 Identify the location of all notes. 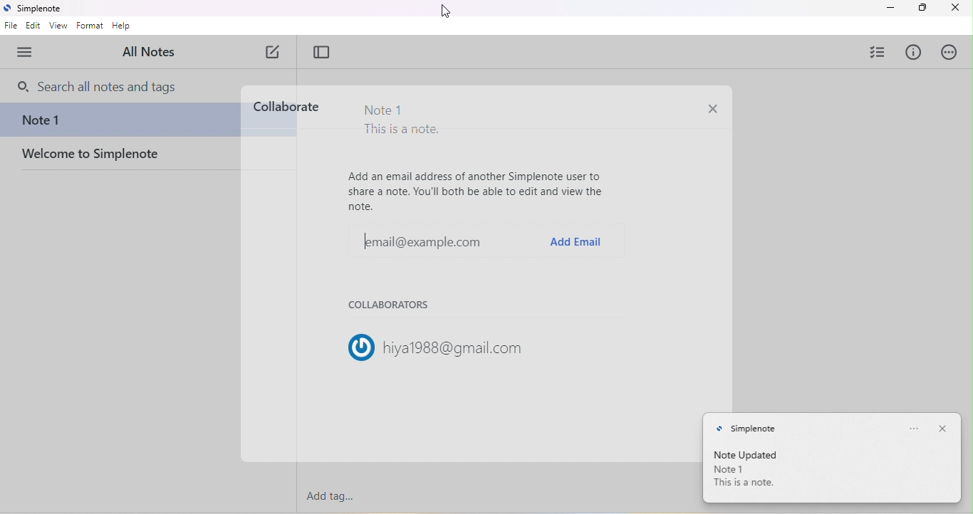
(150, 53).